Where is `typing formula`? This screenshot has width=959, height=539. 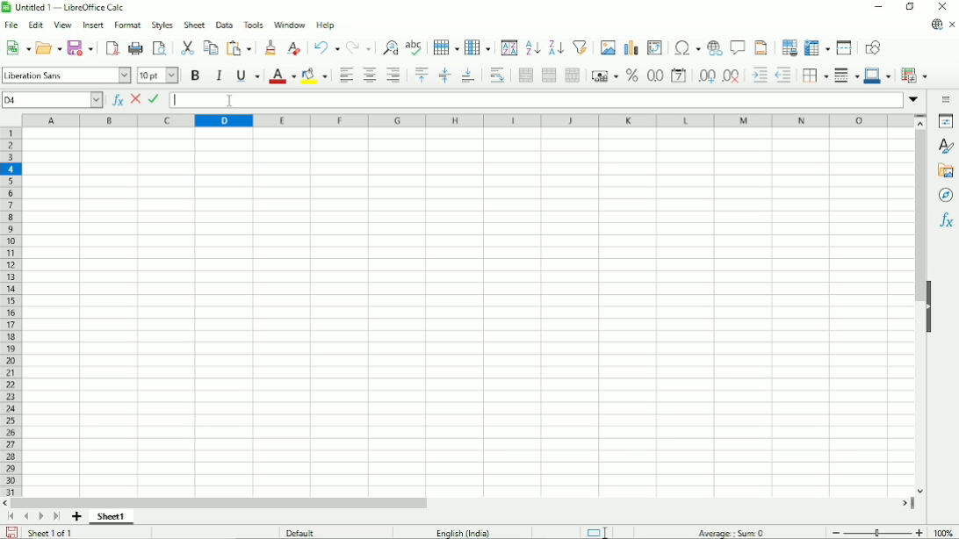
typing formula is located at coordinates (177, 100).